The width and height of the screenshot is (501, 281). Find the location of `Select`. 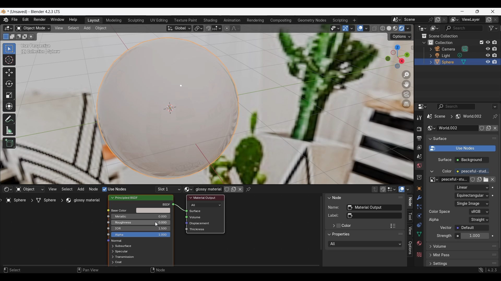

Select is located at coordinates (13, 270).